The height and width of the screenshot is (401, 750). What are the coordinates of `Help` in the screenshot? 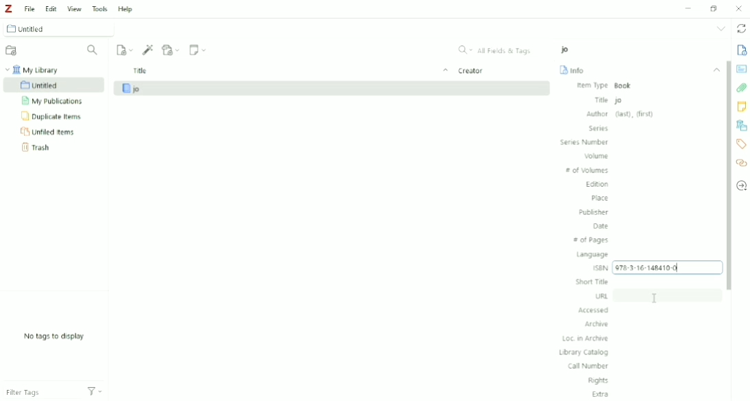 It's located at (126, 10).